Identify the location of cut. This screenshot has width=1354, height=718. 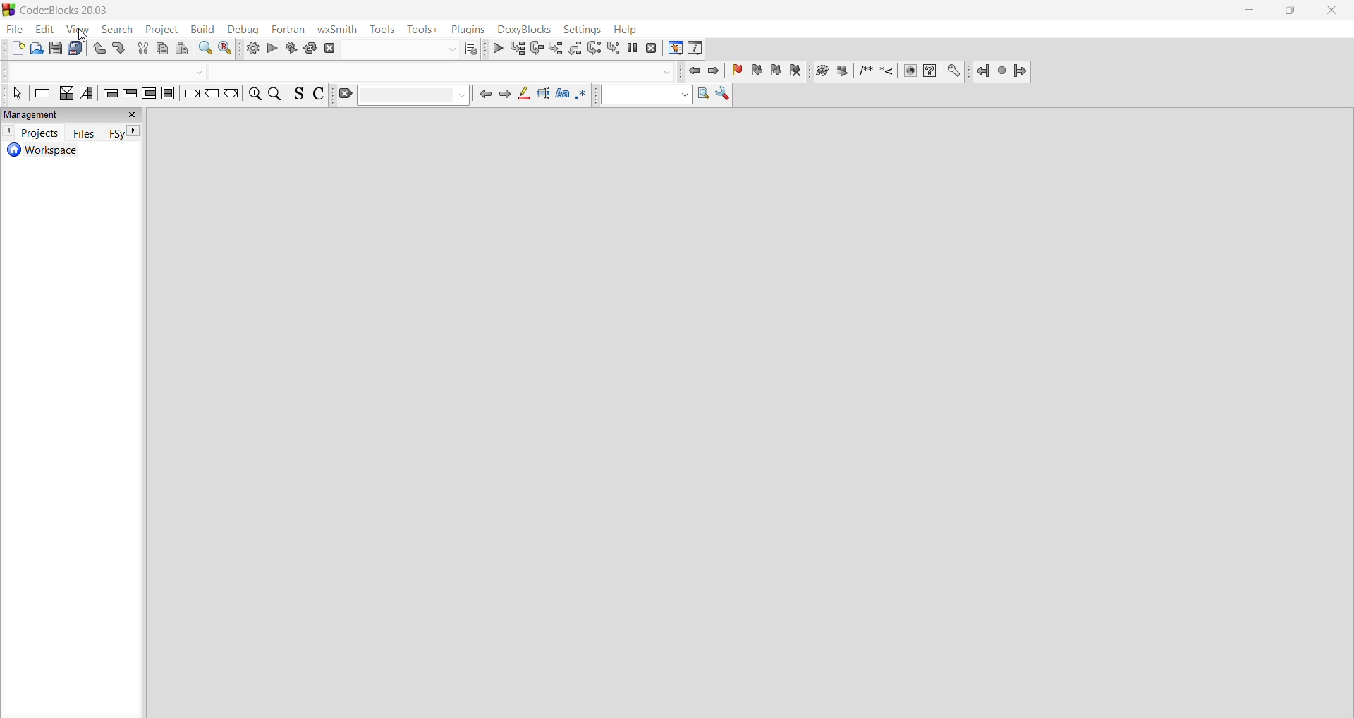
(140, 49).